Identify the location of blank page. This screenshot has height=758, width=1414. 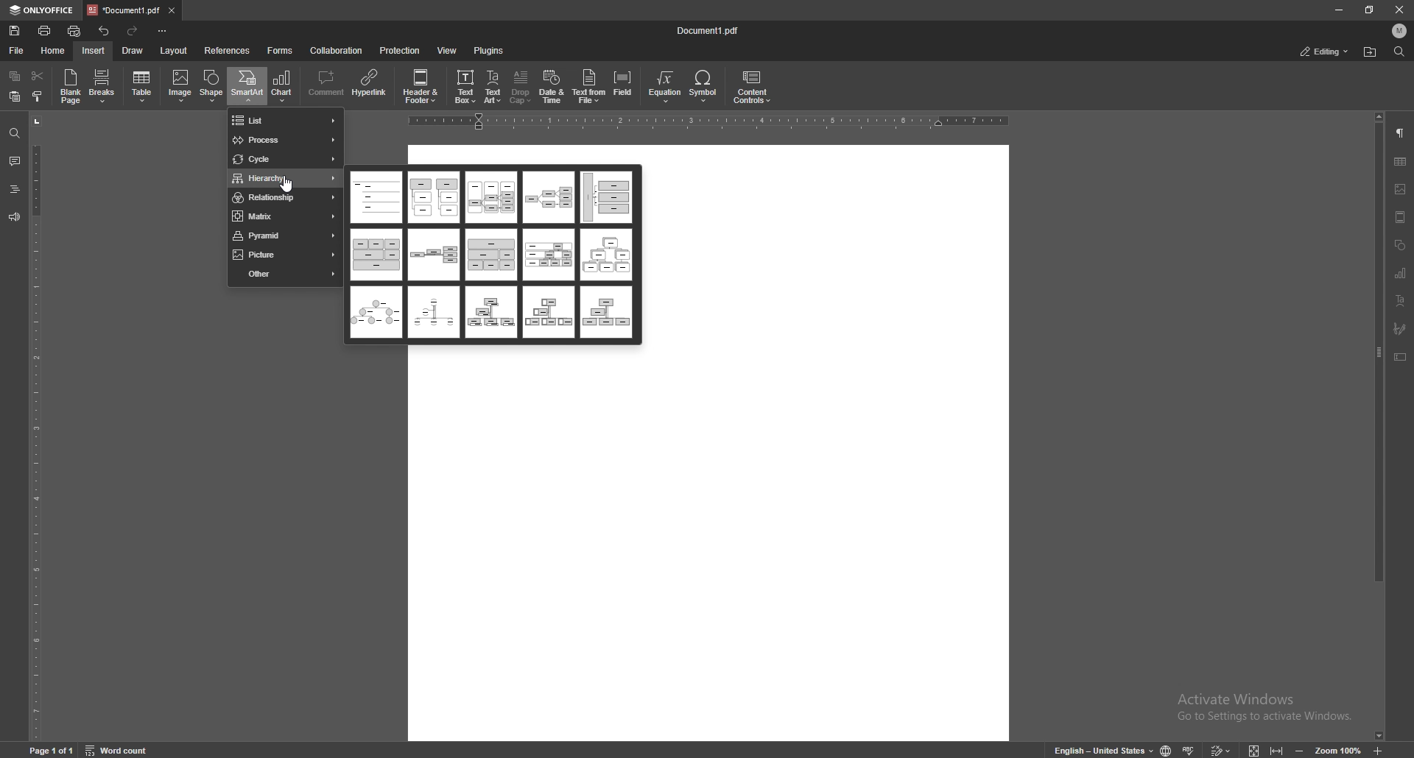
(71, 86).